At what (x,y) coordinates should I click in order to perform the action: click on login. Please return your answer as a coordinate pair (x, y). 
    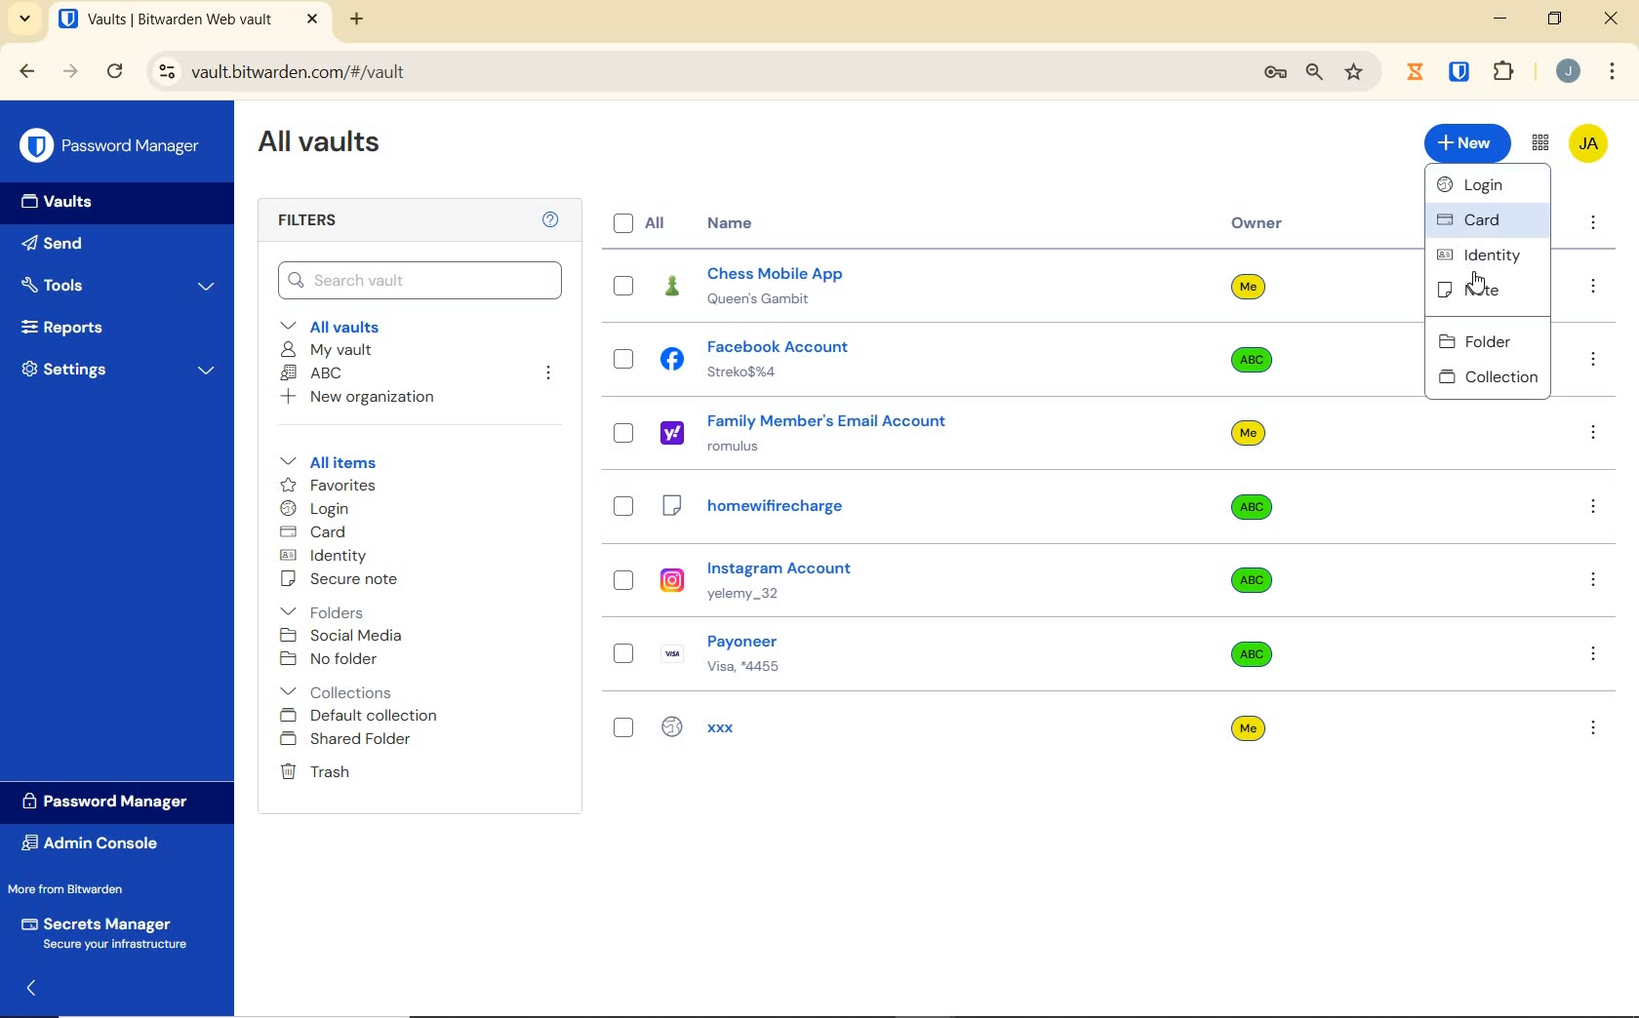
    Looking at the image, I should click on (1491, 187).